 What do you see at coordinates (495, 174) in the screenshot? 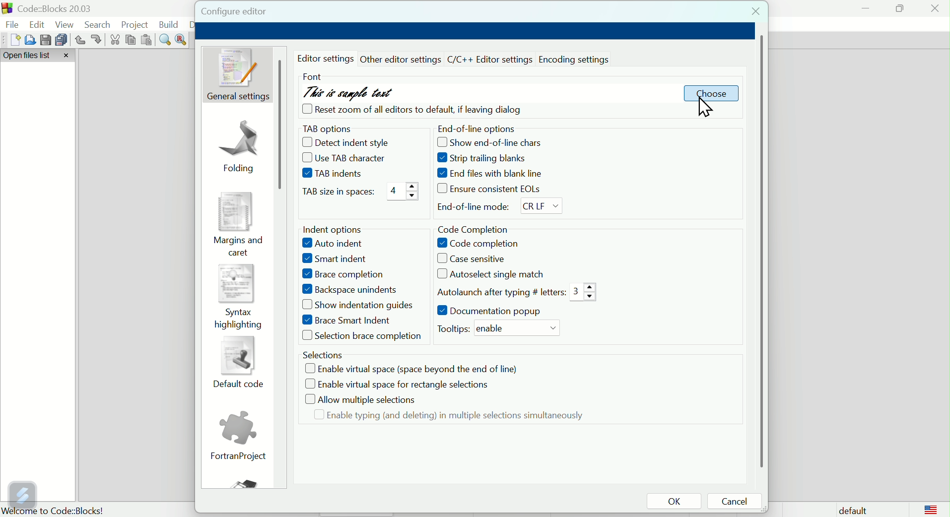
I see `End files with black line` at bounding box center [495, 174].